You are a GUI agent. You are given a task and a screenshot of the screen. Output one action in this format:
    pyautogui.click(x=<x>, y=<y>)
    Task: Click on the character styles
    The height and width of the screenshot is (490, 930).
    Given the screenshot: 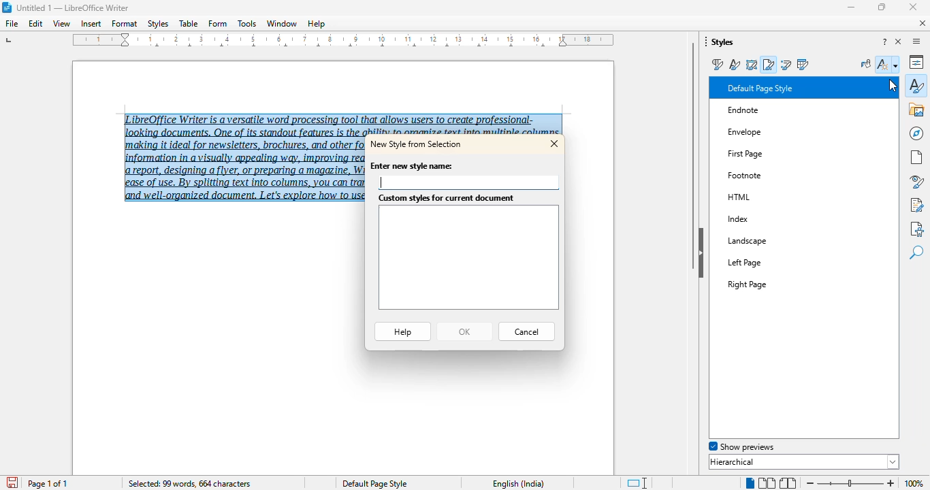 What is the action you would take?
    pyautogui.click(x=735, y=65)
    